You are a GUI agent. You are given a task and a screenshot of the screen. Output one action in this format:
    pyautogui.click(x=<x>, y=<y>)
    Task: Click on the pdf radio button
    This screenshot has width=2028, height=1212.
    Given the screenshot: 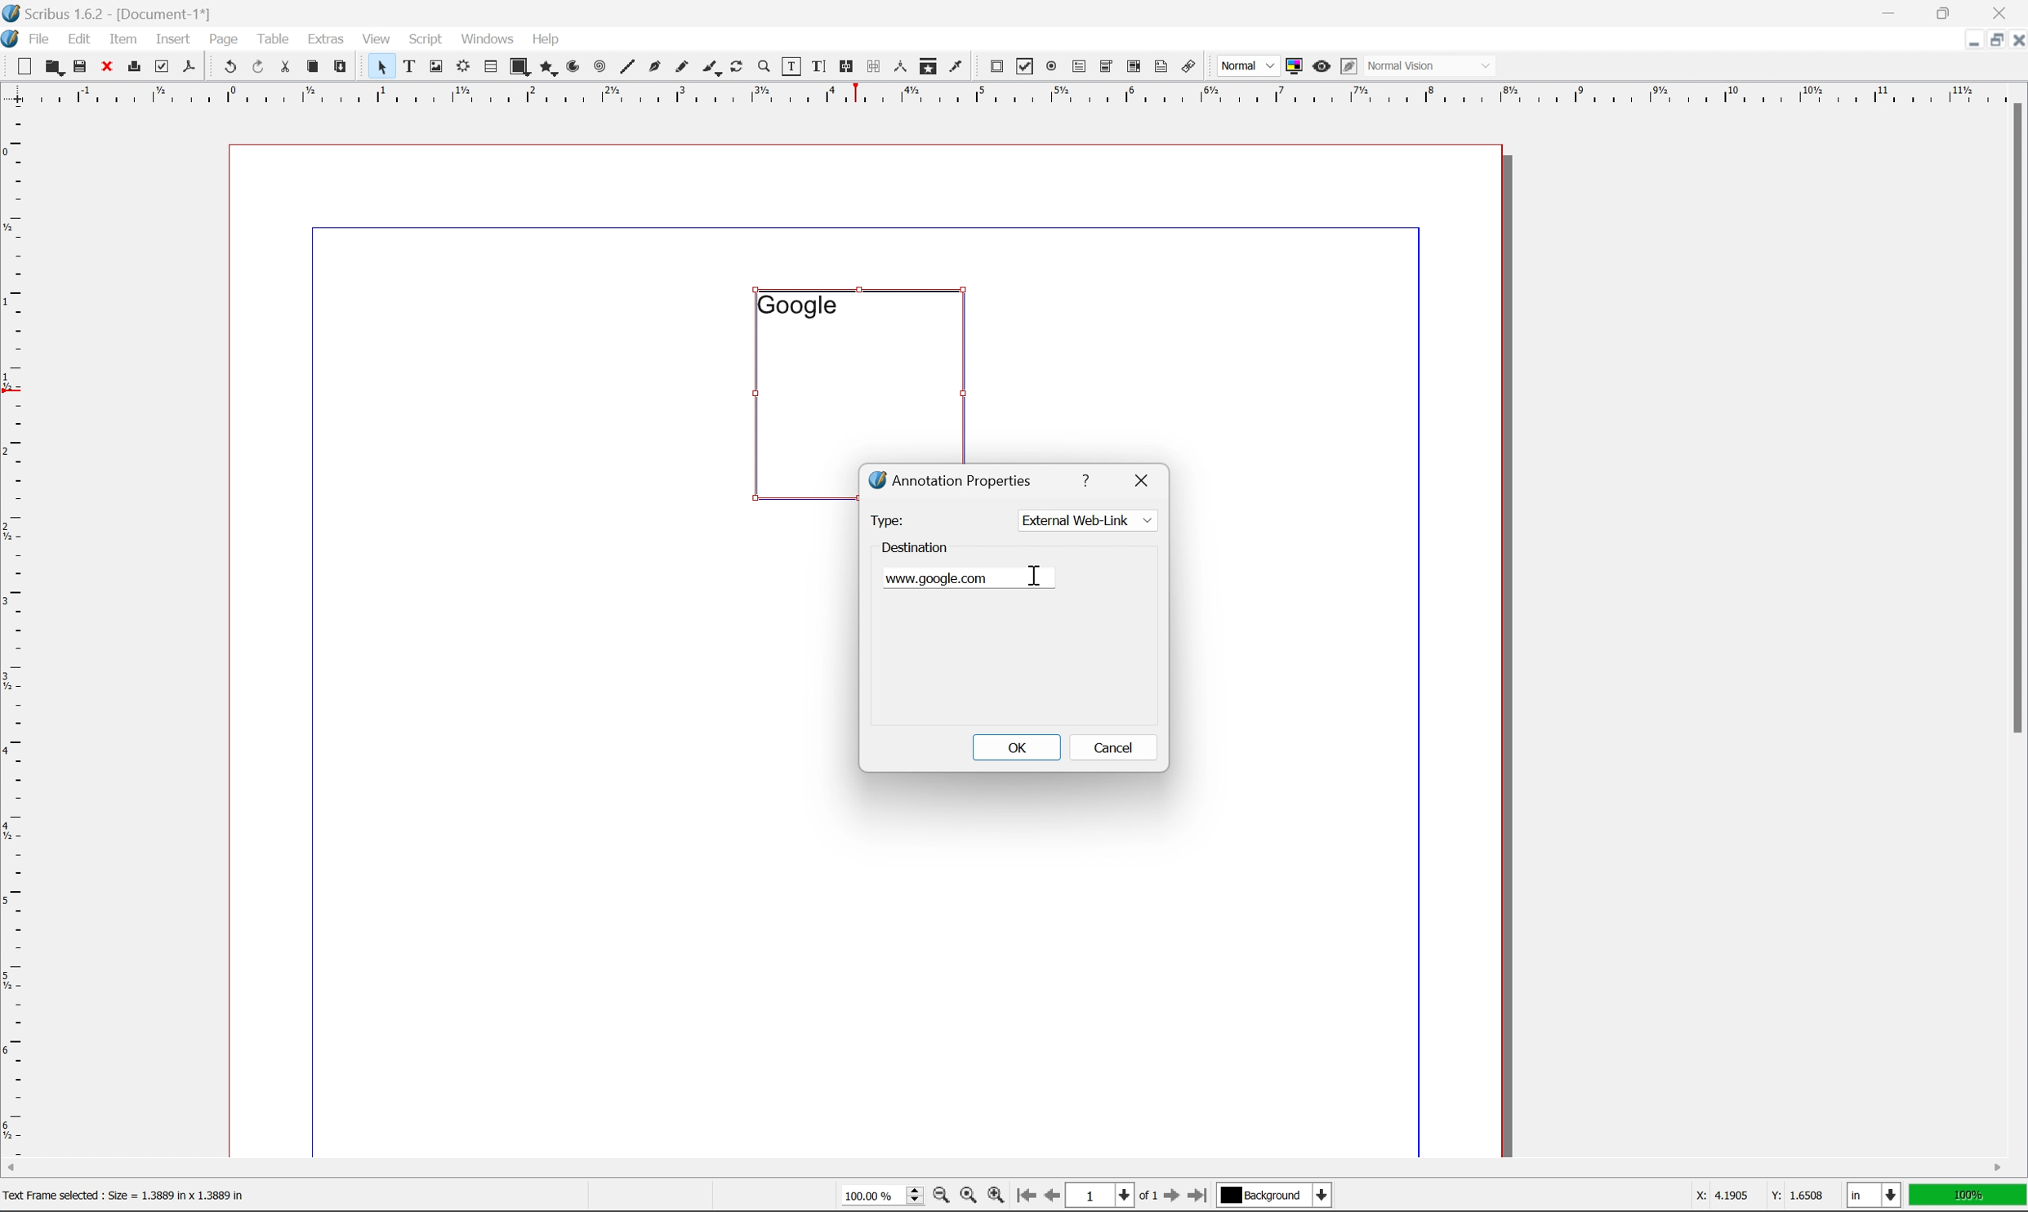 What is the action you would take?
    pyautogui.click(x=1048, y=67)
    